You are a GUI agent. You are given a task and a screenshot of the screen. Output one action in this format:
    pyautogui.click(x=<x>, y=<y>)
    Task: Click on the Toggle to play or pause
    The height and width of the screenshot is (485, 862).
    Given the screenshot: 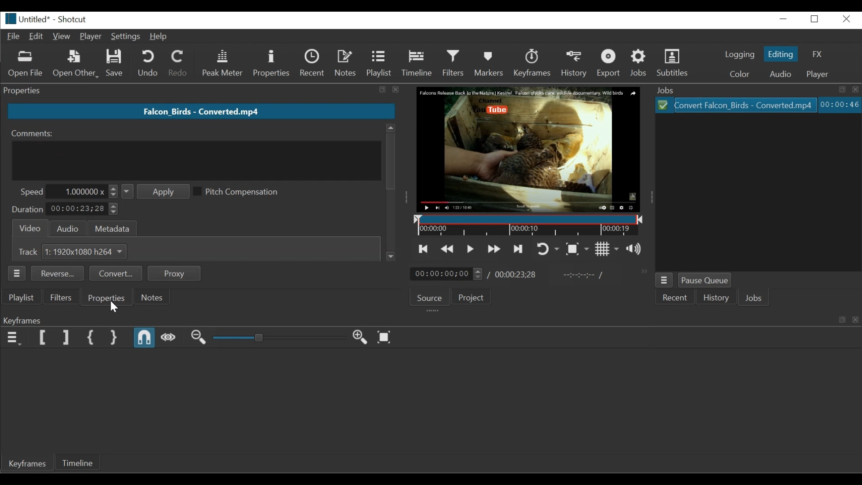 What is the action you would take?
    pyautogui.click(x=471, y=248)
    